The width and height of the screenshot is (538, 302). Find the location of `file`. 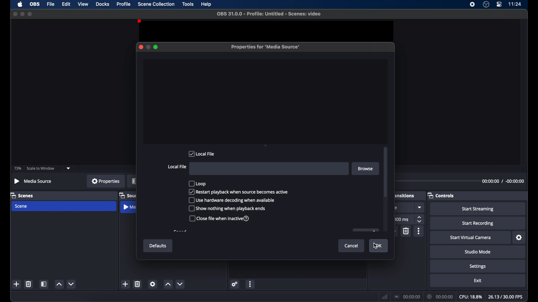

file is located at coordinates (51, 4).